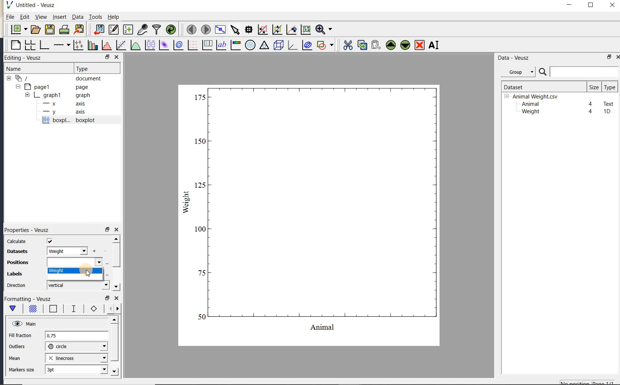  What do you see at coordinates (306, 45) in the screenshot?
I see `plot covariance ellipses` at bounding box center [306, 45].